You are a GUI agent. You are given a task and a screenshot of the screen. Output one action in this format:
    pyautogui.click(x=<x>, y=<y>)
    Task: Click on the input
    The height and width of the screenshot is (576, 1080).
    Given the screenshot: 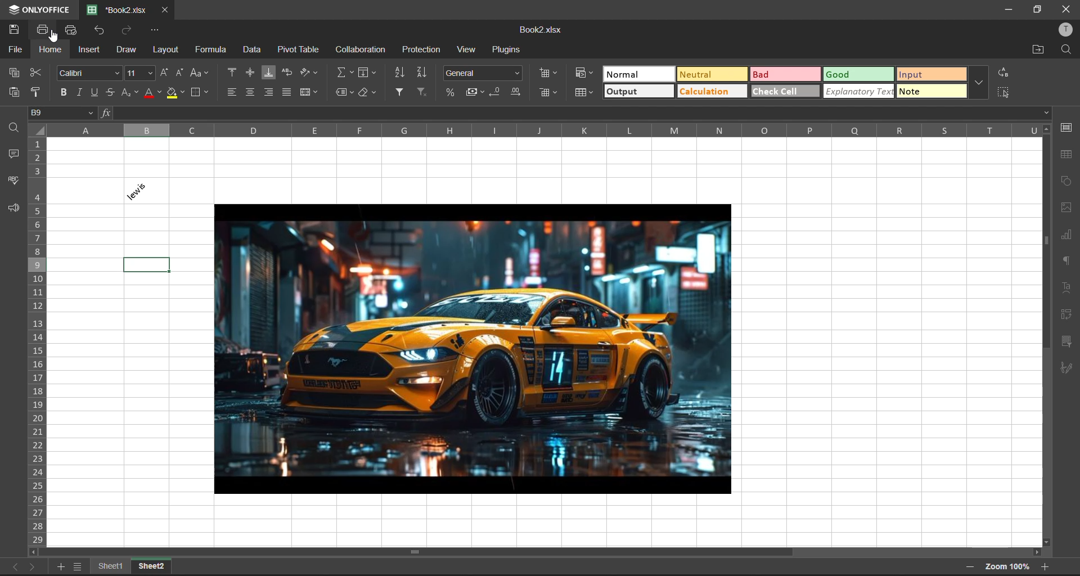 What is the action you would take?
    pyautogui.click(x=929, y=74)
    